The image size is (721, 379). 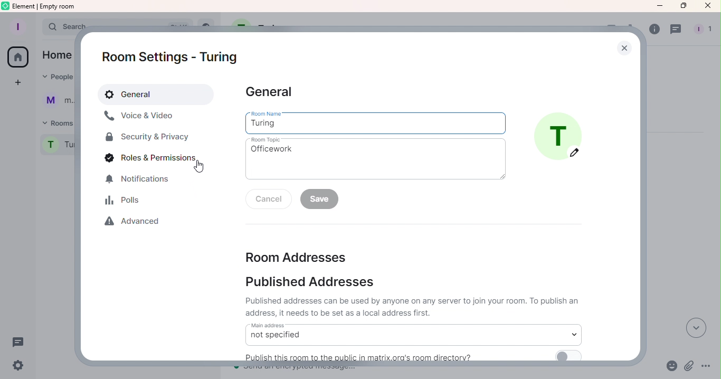 What do you see at coordinates (148, 137) in the screenshot?
I see `Security & Privacy` at bounding box center [148, 137].